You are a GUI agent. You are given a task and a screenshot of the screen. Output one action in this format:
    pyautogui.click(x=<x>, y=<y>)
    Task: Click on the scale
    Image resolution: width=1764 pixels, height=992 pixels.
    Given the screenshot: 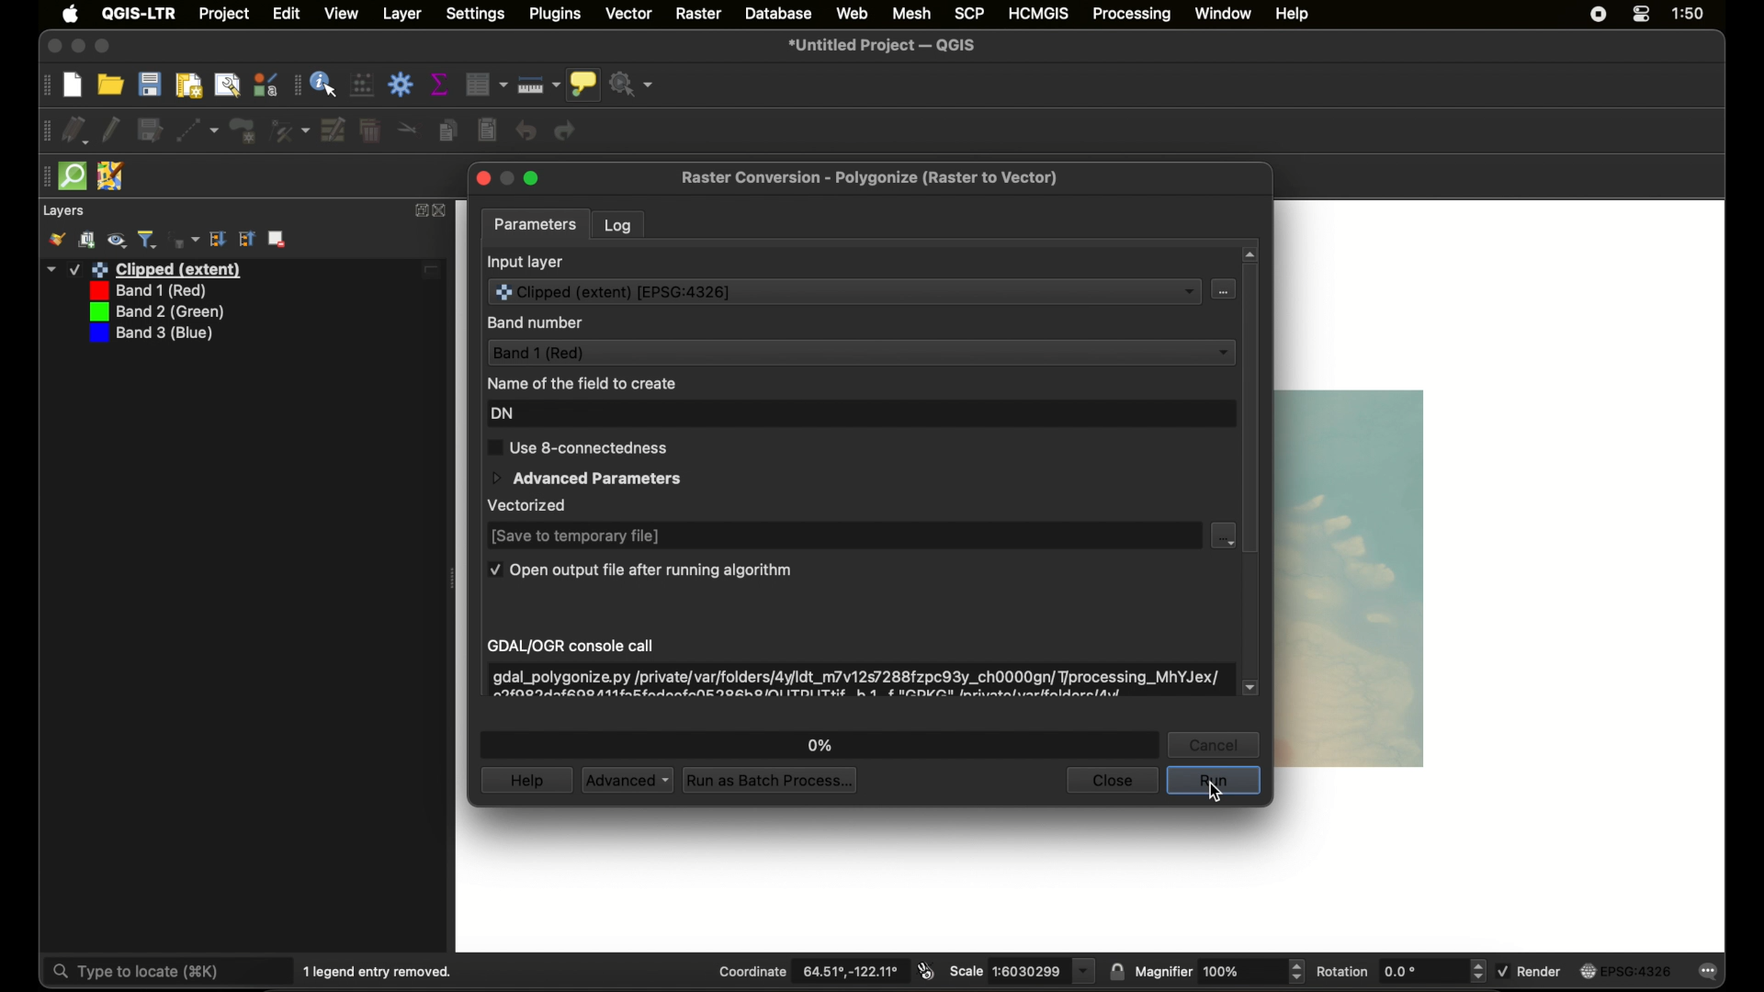 What is the action you would take?
    pyautogui.click(x=1022, y=971)
    